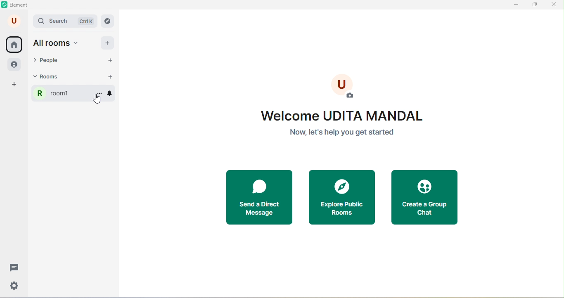  I want to click on rooms, so click(55, 78).